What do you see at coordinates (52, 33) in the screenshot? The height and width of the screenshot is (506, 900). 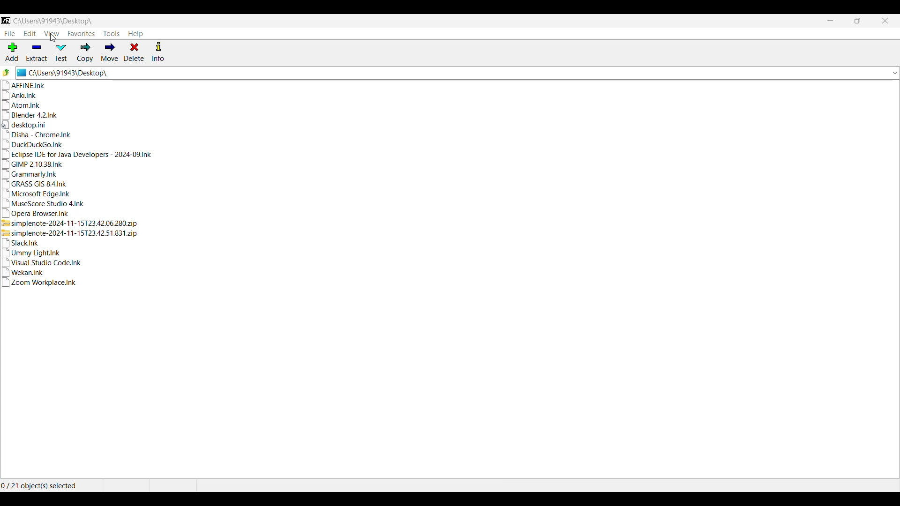 I see `View` at bounding box center [52, 33].